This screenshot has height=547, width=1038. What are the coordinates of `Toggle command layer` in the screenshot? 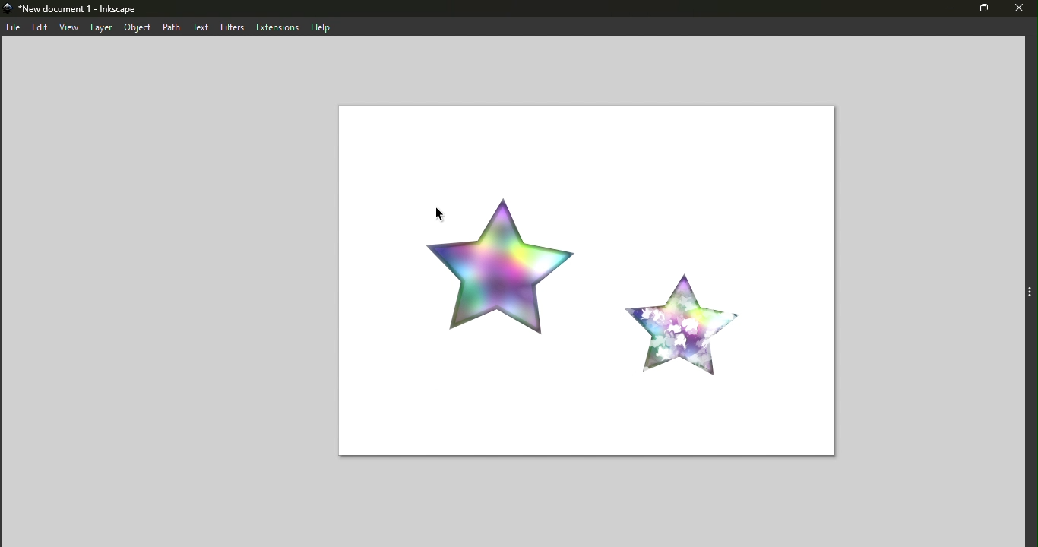 It's located at (1030, 289).